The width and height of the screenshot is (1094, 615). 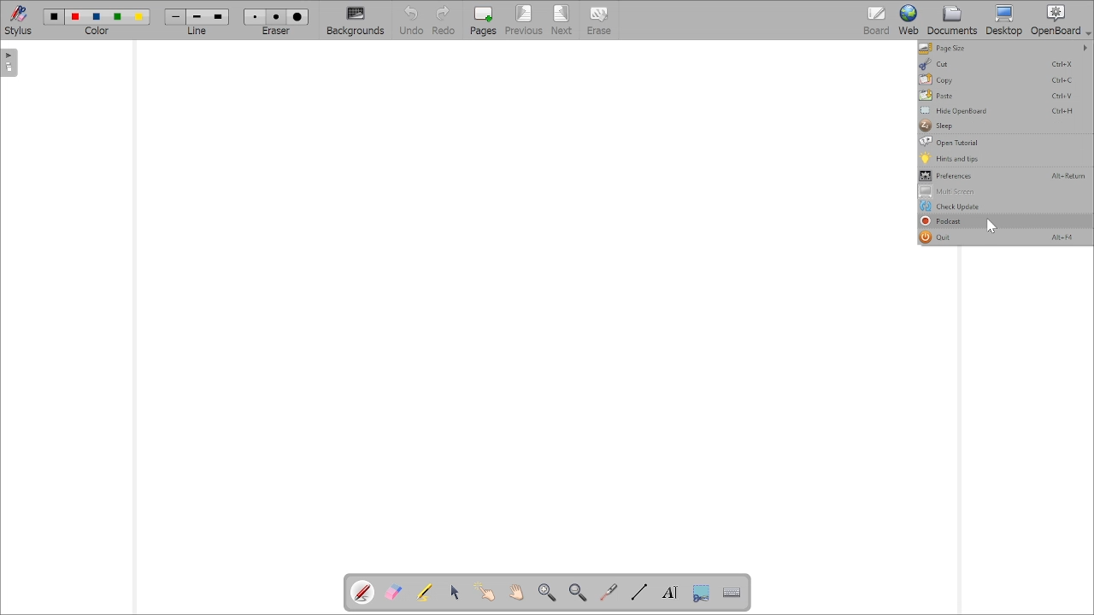 I want to click on page size, so click(x=1005, y=49).